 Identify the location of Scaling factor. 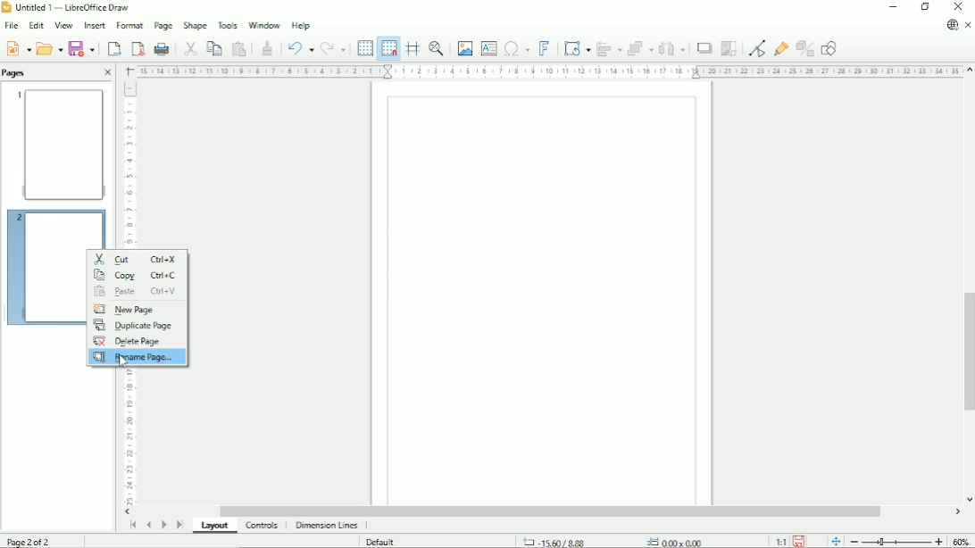
(780, 541).